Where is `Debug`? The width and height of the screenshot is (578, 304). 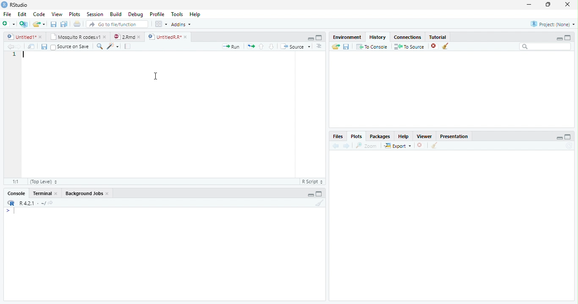 Debug is located at coordinates (136, 15).